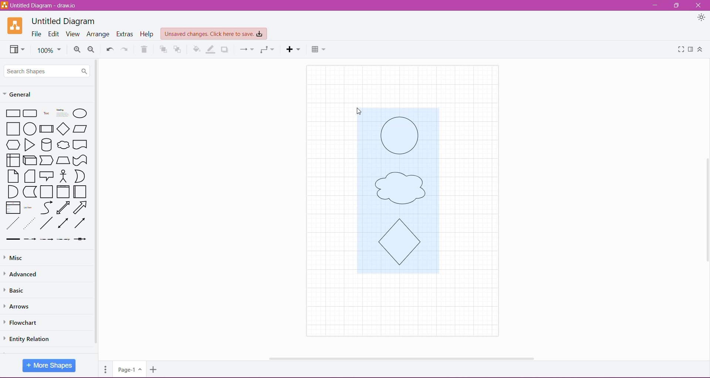 The height and width of the screenshot is (378, 710). I want to click on Edit, so click(54, 34).